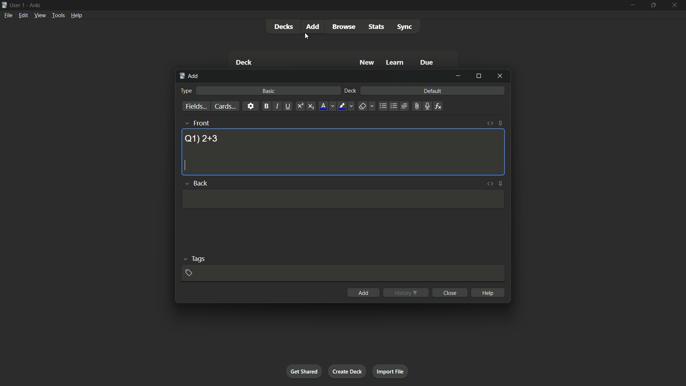 Image resolution: width=686 pixels, height=386 pixels. What do you see at coordinates (307, 37) in the screenshot?
I see `cursor` at bounding box center [307, 37].